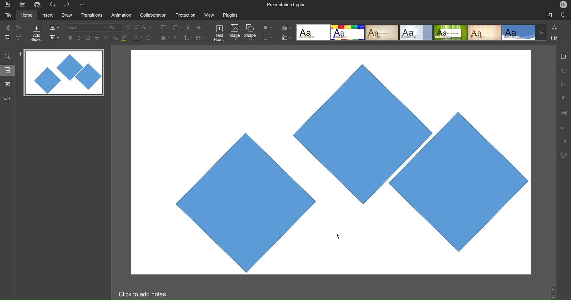  I want to click on select, so click(557, 39).